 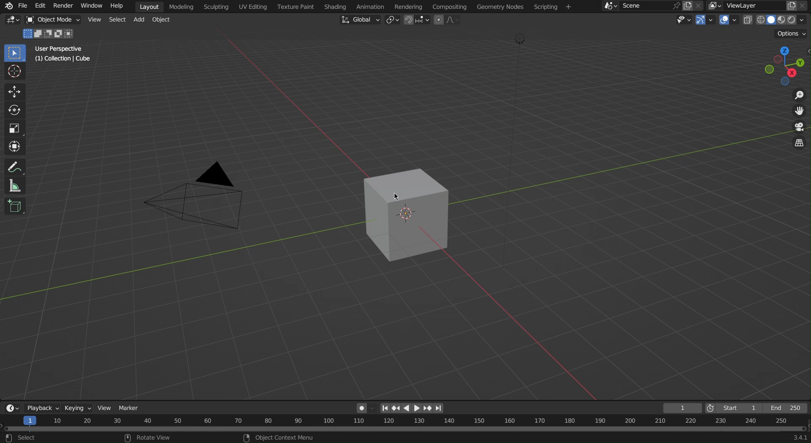 What do you see at coordinates (13, 21) in the screenshot?
I see `Editor Type` at bounding box center [13, 21].